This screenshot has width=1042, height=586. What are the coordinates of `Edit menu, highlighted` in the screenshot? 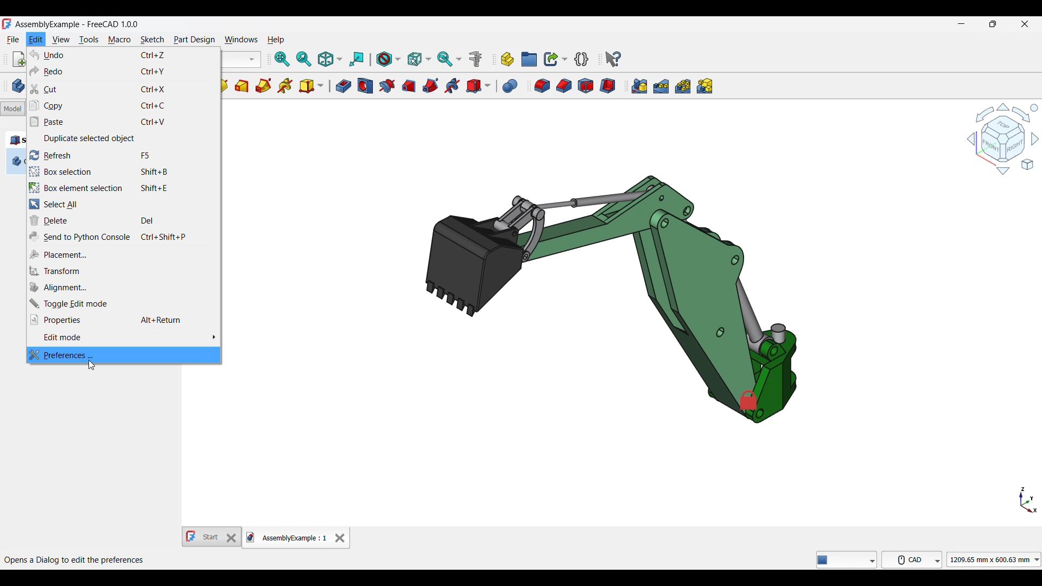 It's located at (36, 40).